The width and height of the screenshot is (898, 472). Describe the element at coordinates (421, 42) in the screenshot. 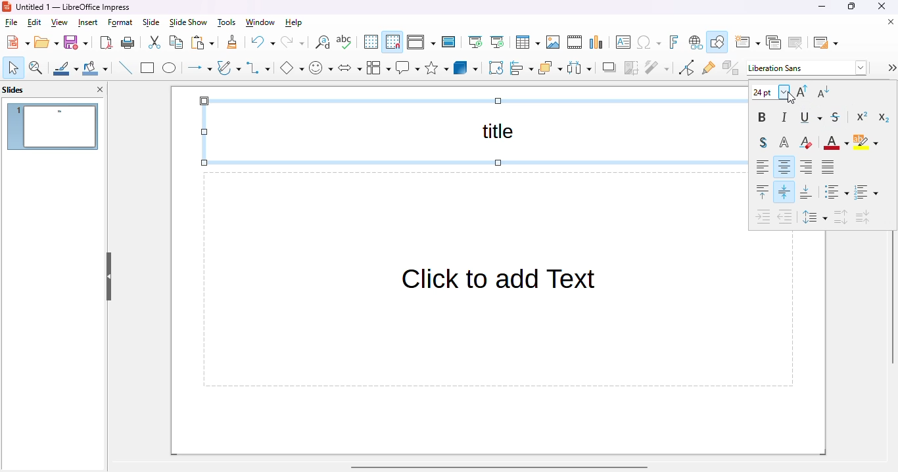

I see `display views` at that location.